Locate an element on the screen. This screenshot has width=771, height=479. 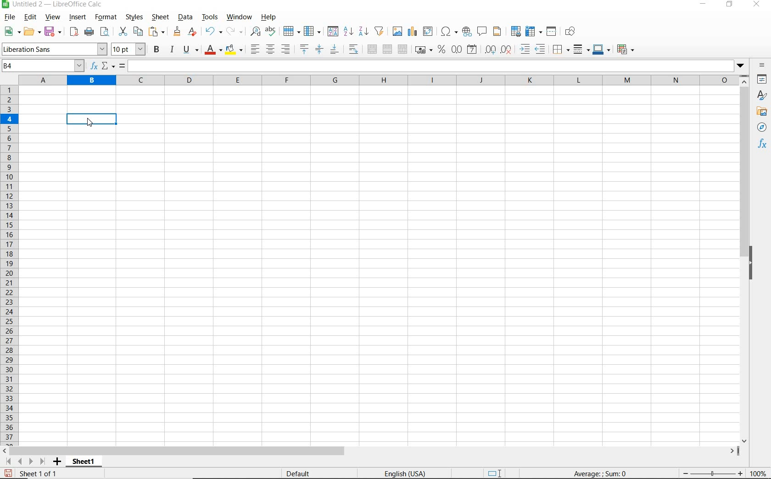
sidebar settings is located at coordinates (762, 65).